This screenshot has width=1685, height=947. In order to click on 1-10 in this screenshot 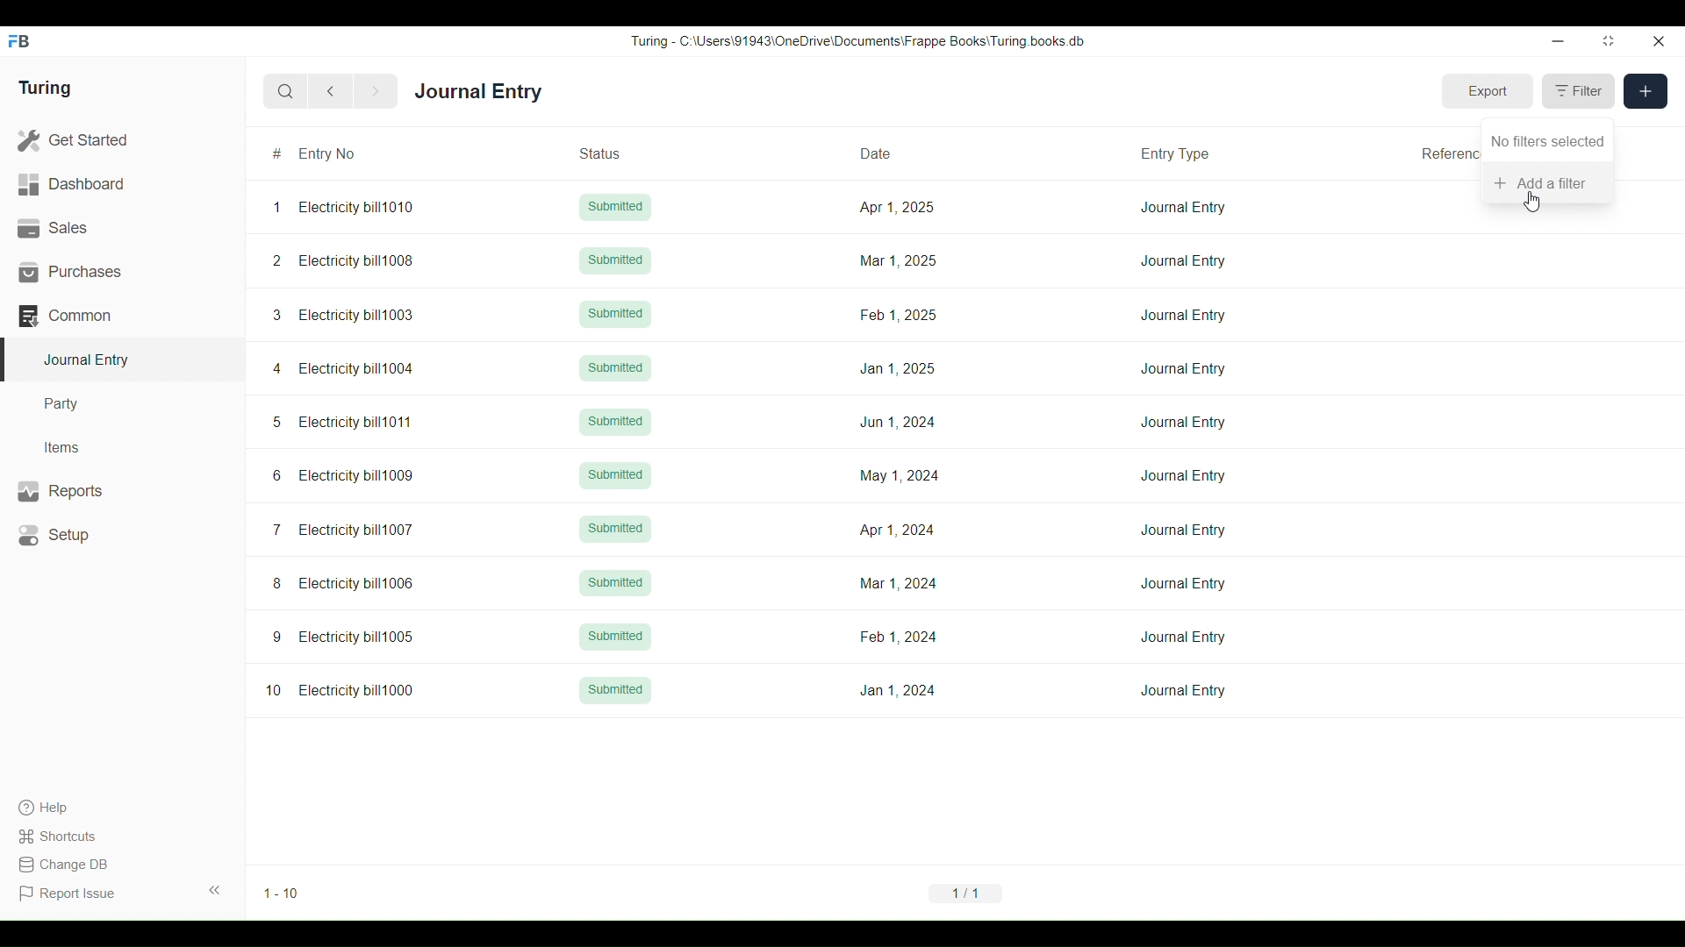, I will do `click(282, 894)`.